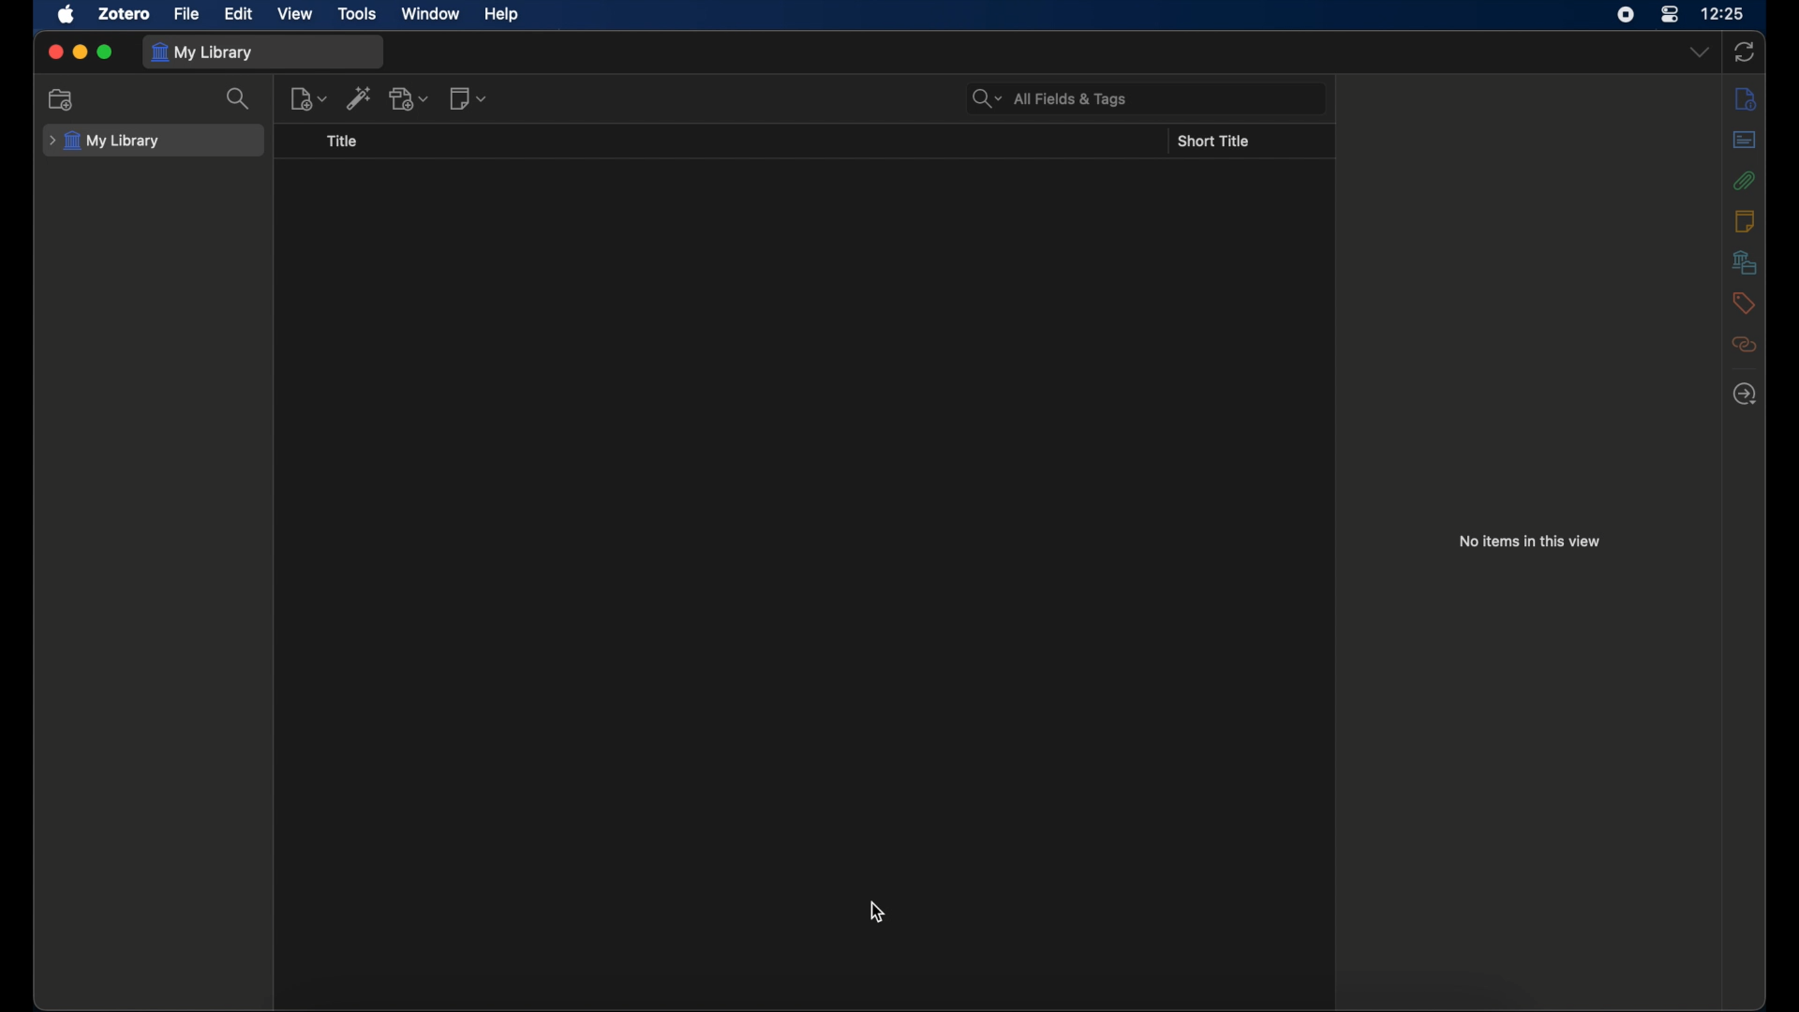  I want to click on notes, so click(1747, 221).